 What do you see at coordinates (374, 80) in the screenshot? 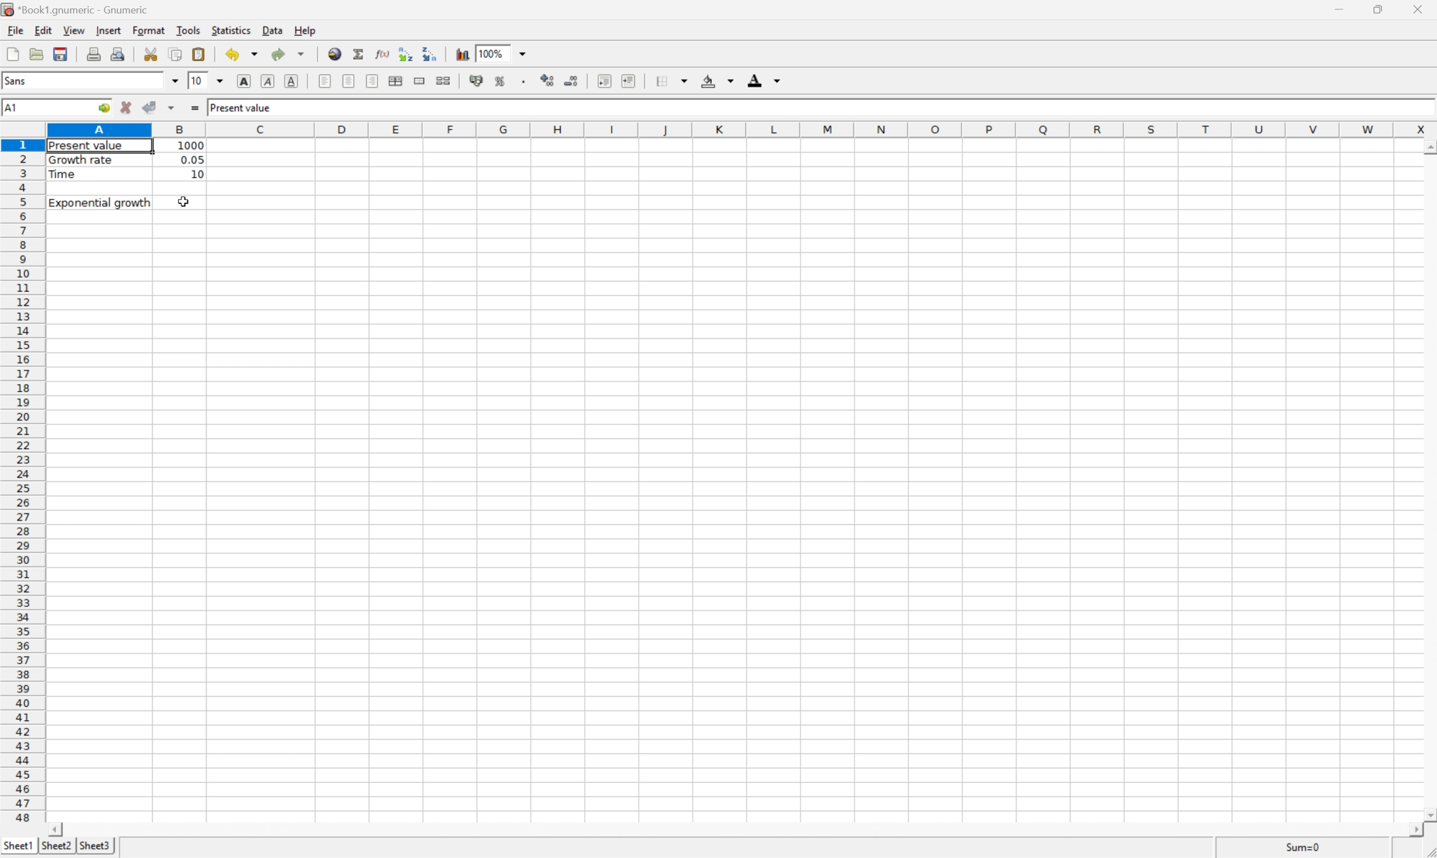
I see `Align Right` at bounding box center [374, 80].